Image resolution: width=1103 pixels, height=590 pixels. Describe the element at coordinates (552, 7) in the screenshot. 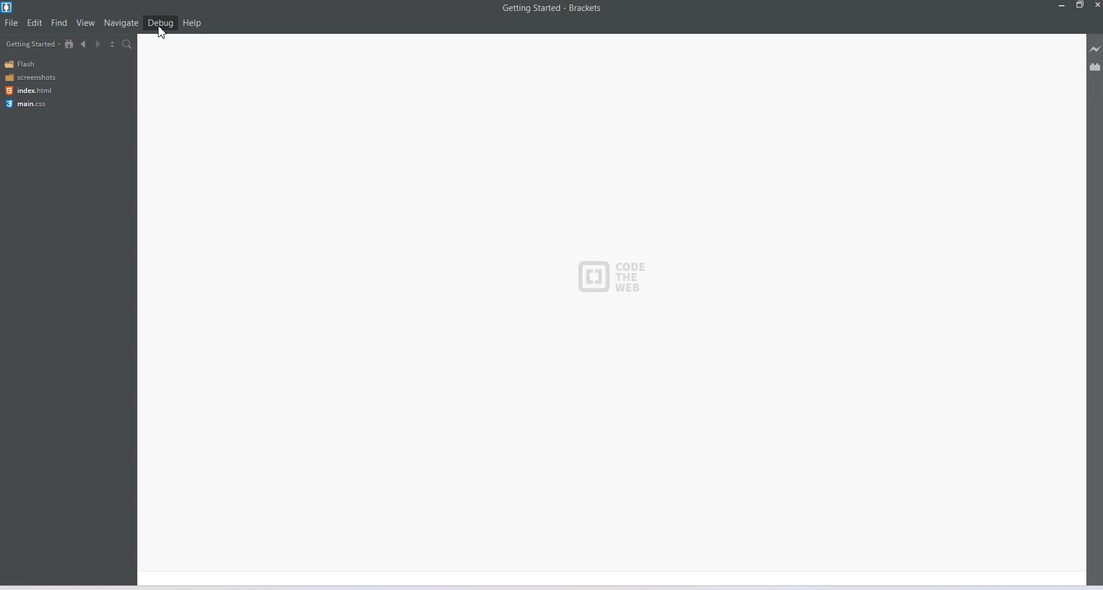

I see `Getting Started- Brackets` at that location.